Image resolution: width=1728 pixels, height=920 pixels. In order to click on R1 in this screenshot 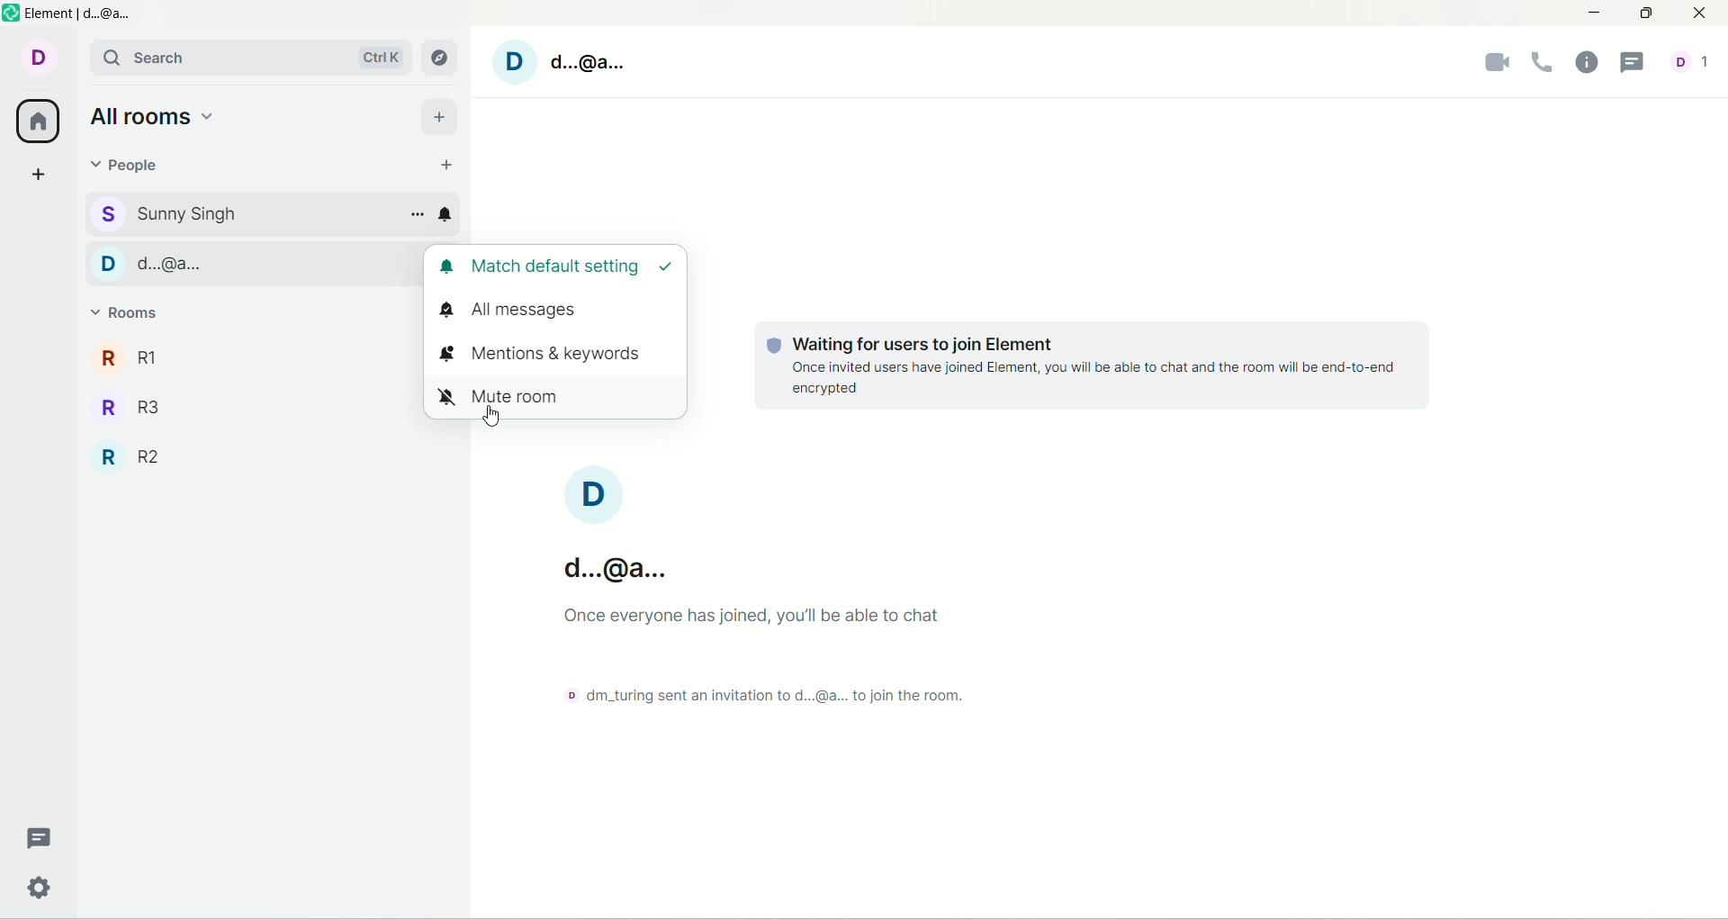, I will do `click(247, 355)`.